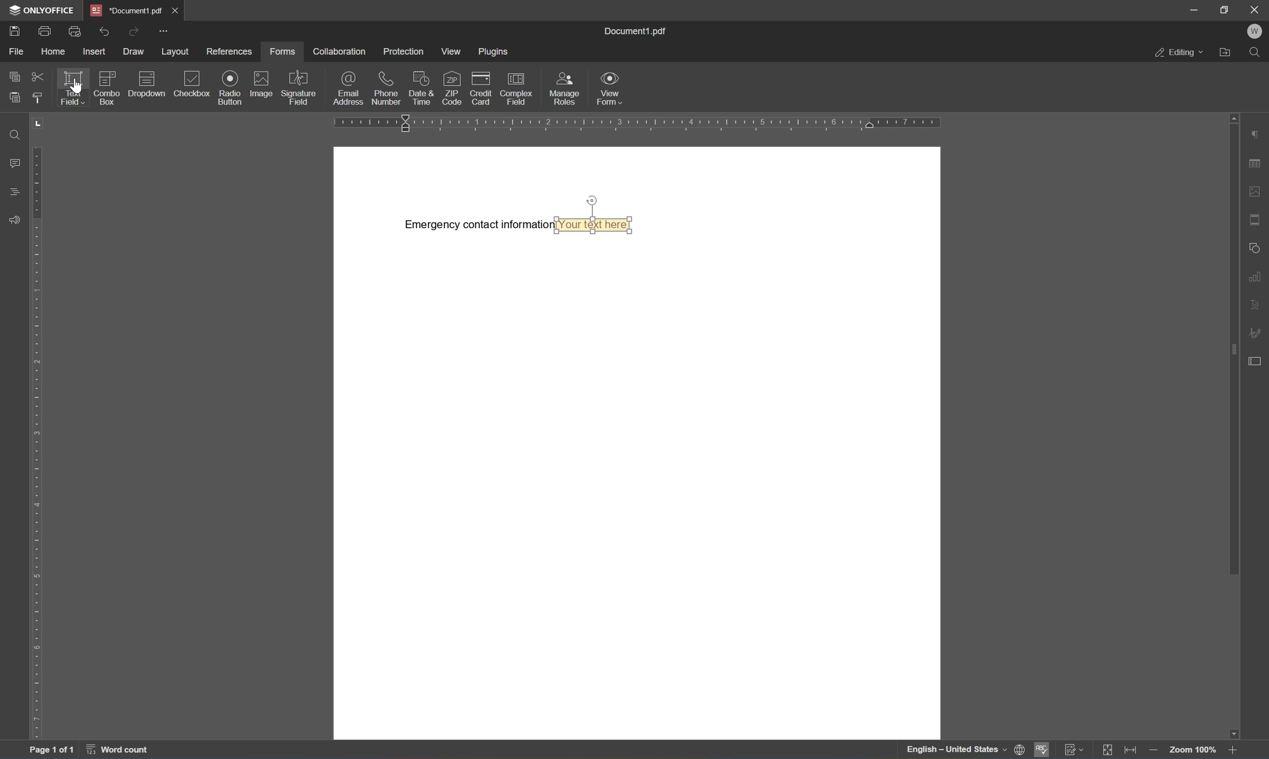 The width and height of the screenshot is (1269, 759). Describe the element at coordinates (1257, 130) in the screenshot. I see `paragraph settings` at that location.